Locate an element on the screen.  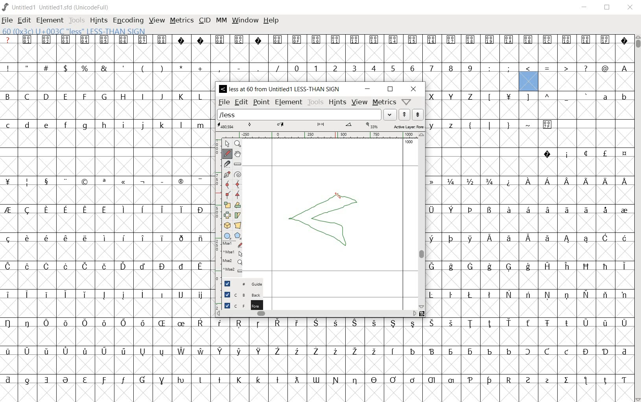
window is located at coordinates (245, 21).